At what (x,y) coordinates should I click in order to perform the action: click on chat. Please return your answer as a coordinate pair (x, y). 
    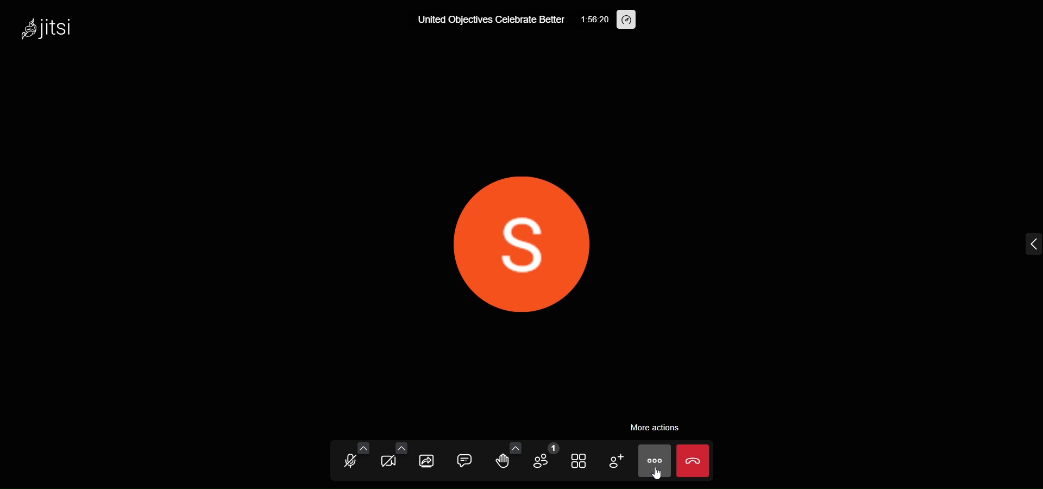
    Looking at the image, I should click on (465, 461).